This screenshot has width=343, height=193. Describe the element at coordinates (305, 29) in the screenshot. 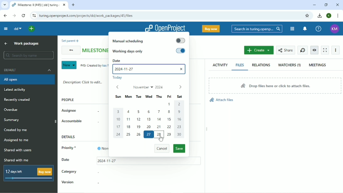

I see `To notification center` at that location.